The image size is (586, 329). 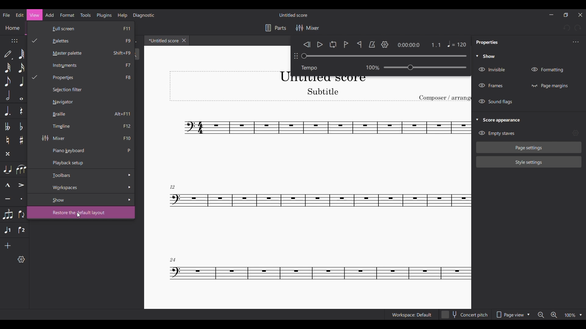 What do you see at coordinates (513, 315) in the screenshot?
I see `Page view` at bounding box center [513, 315].